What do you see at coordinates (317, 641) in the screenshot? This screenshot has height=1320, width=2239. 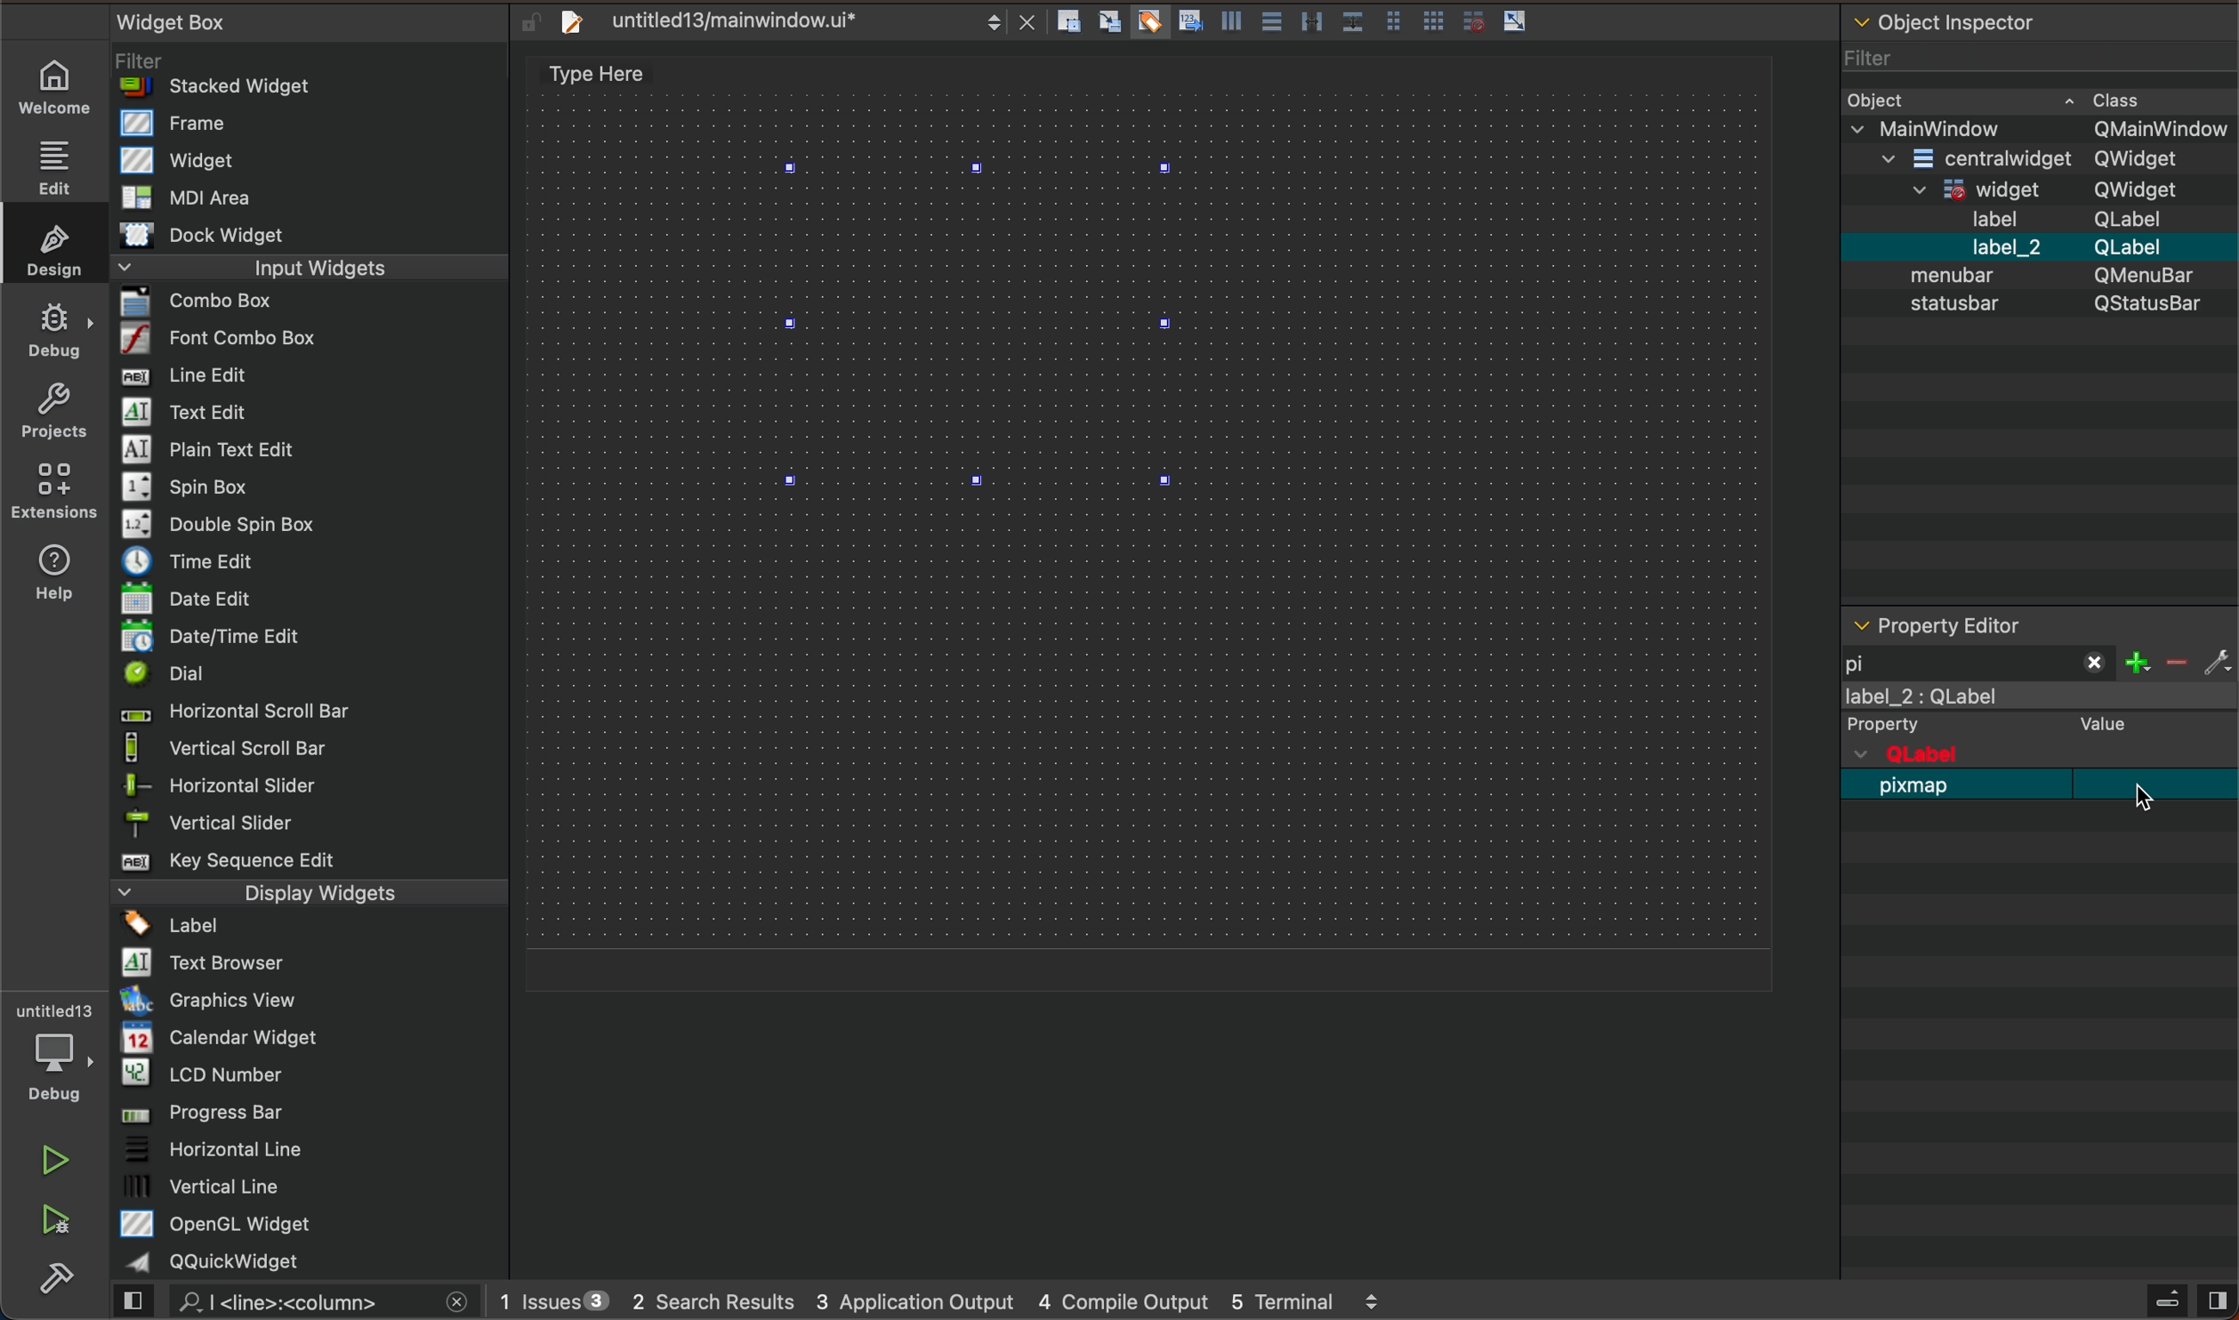 I see `widget box` at bounding box center [317, 641].